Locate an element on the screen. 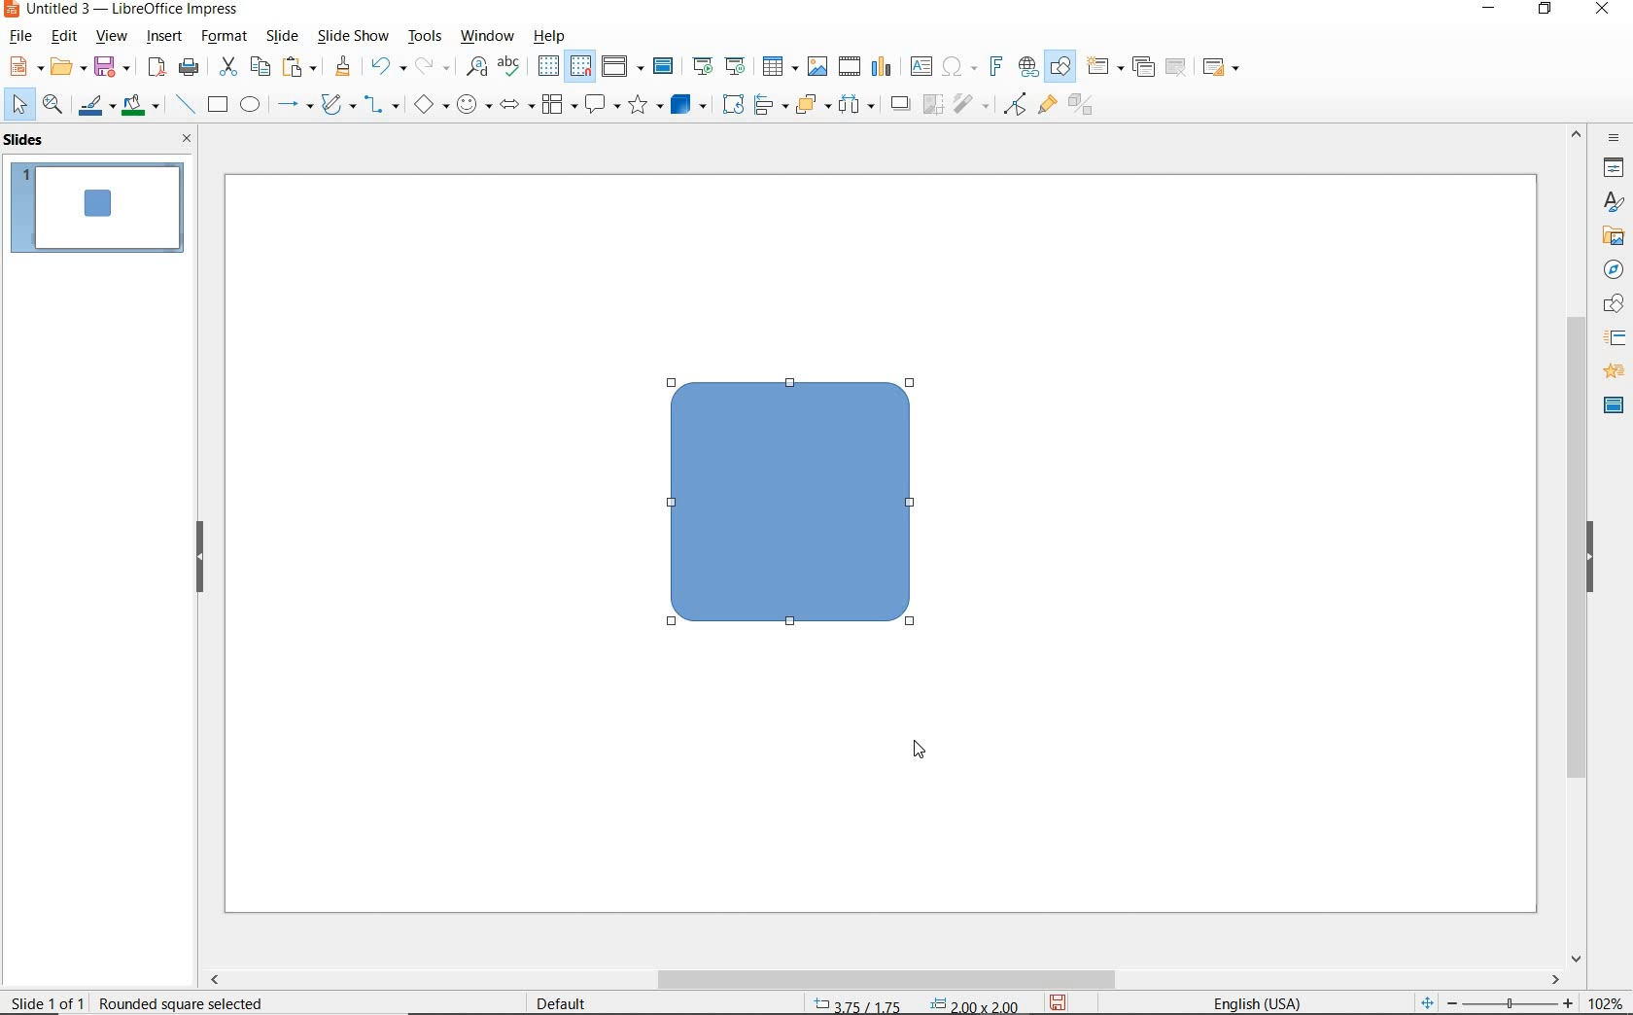 This screenshot has height=1015, width=1633. sidebar settings is located at coordinates (1615, 139).